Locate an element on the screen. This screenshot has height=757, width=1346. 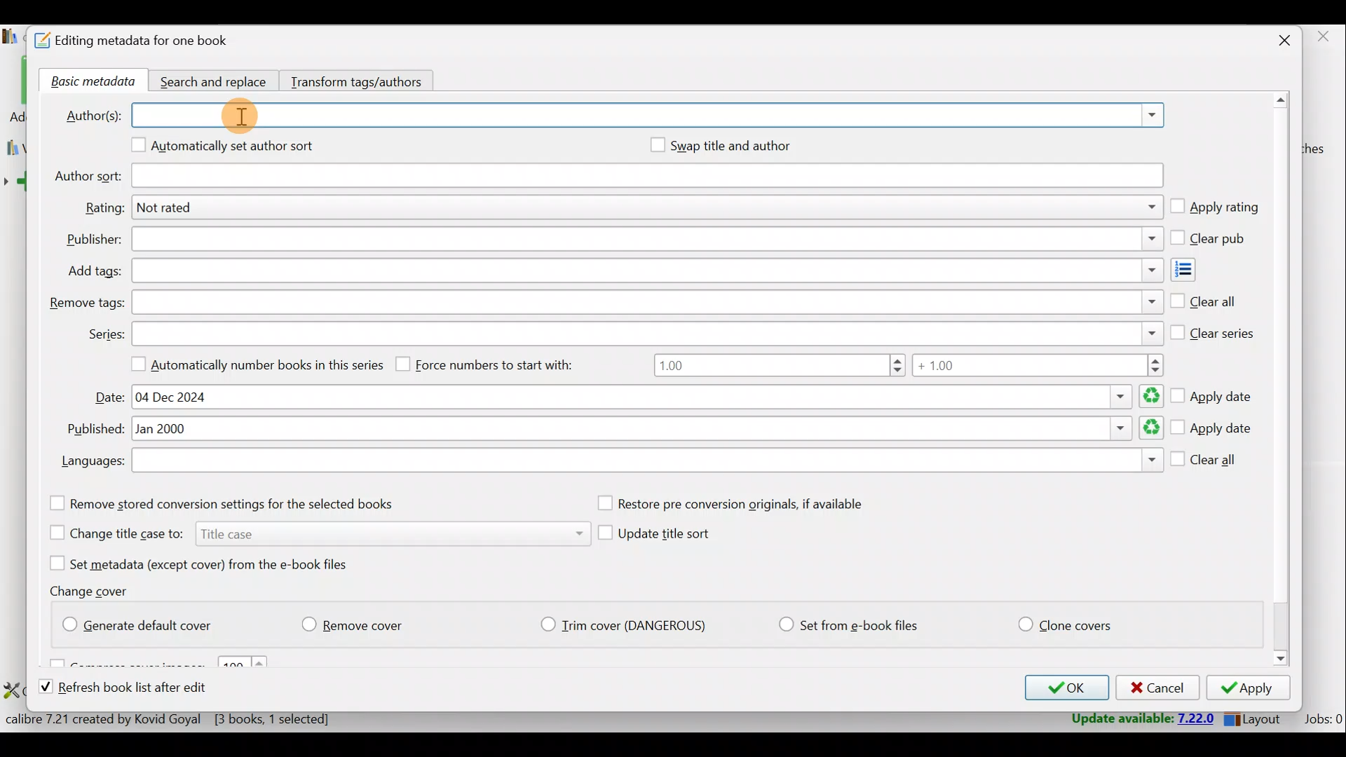
Rating is located at coordinates (650, 210).